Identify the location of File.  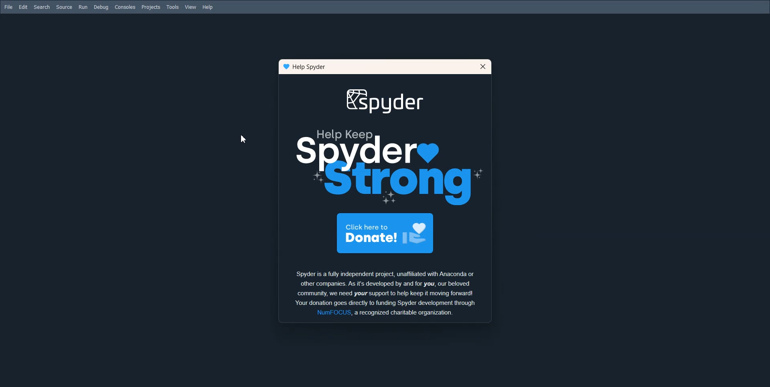
(8, 7).